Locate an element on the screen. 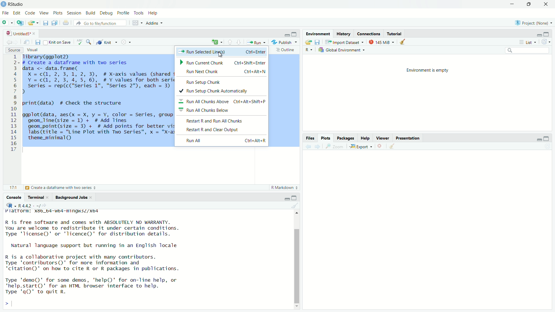 Image resolution: width=555 pixels, height=312 pixels. Files is located at coordinates (310, 139).